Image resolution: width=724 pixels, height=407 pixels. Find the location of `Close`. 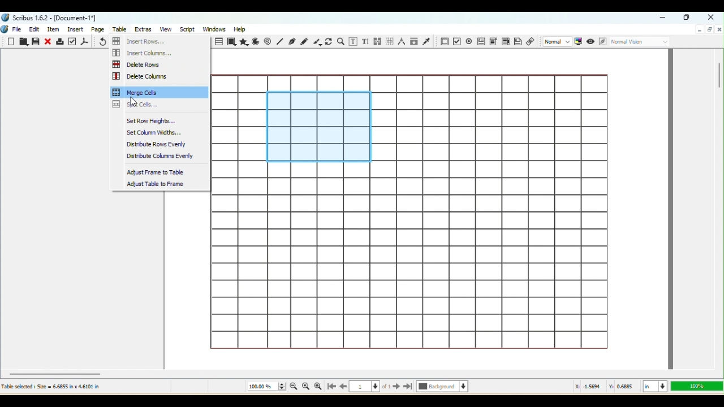

Close is located at coordinates (709, 16).